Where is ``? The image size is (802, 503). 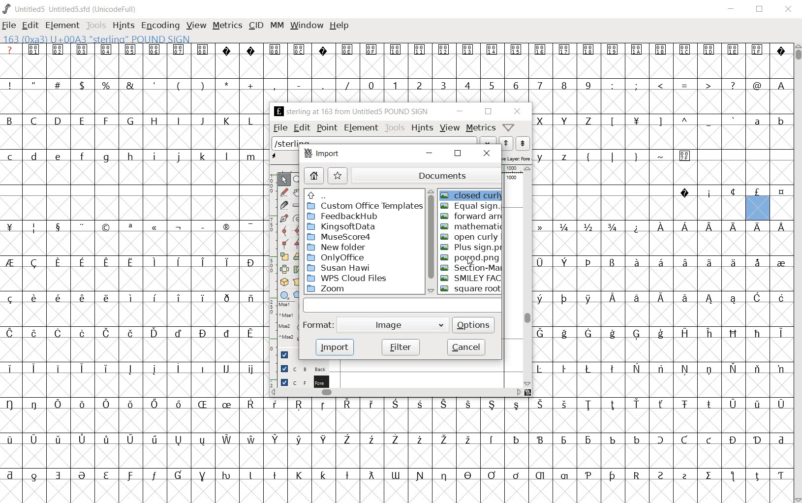
 is located at coordinates (105, 298).